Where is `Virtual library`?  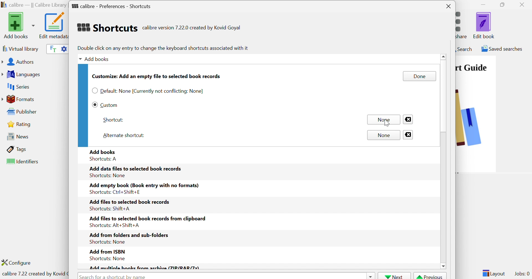 Virtual library is located at coordinates (20, 48).